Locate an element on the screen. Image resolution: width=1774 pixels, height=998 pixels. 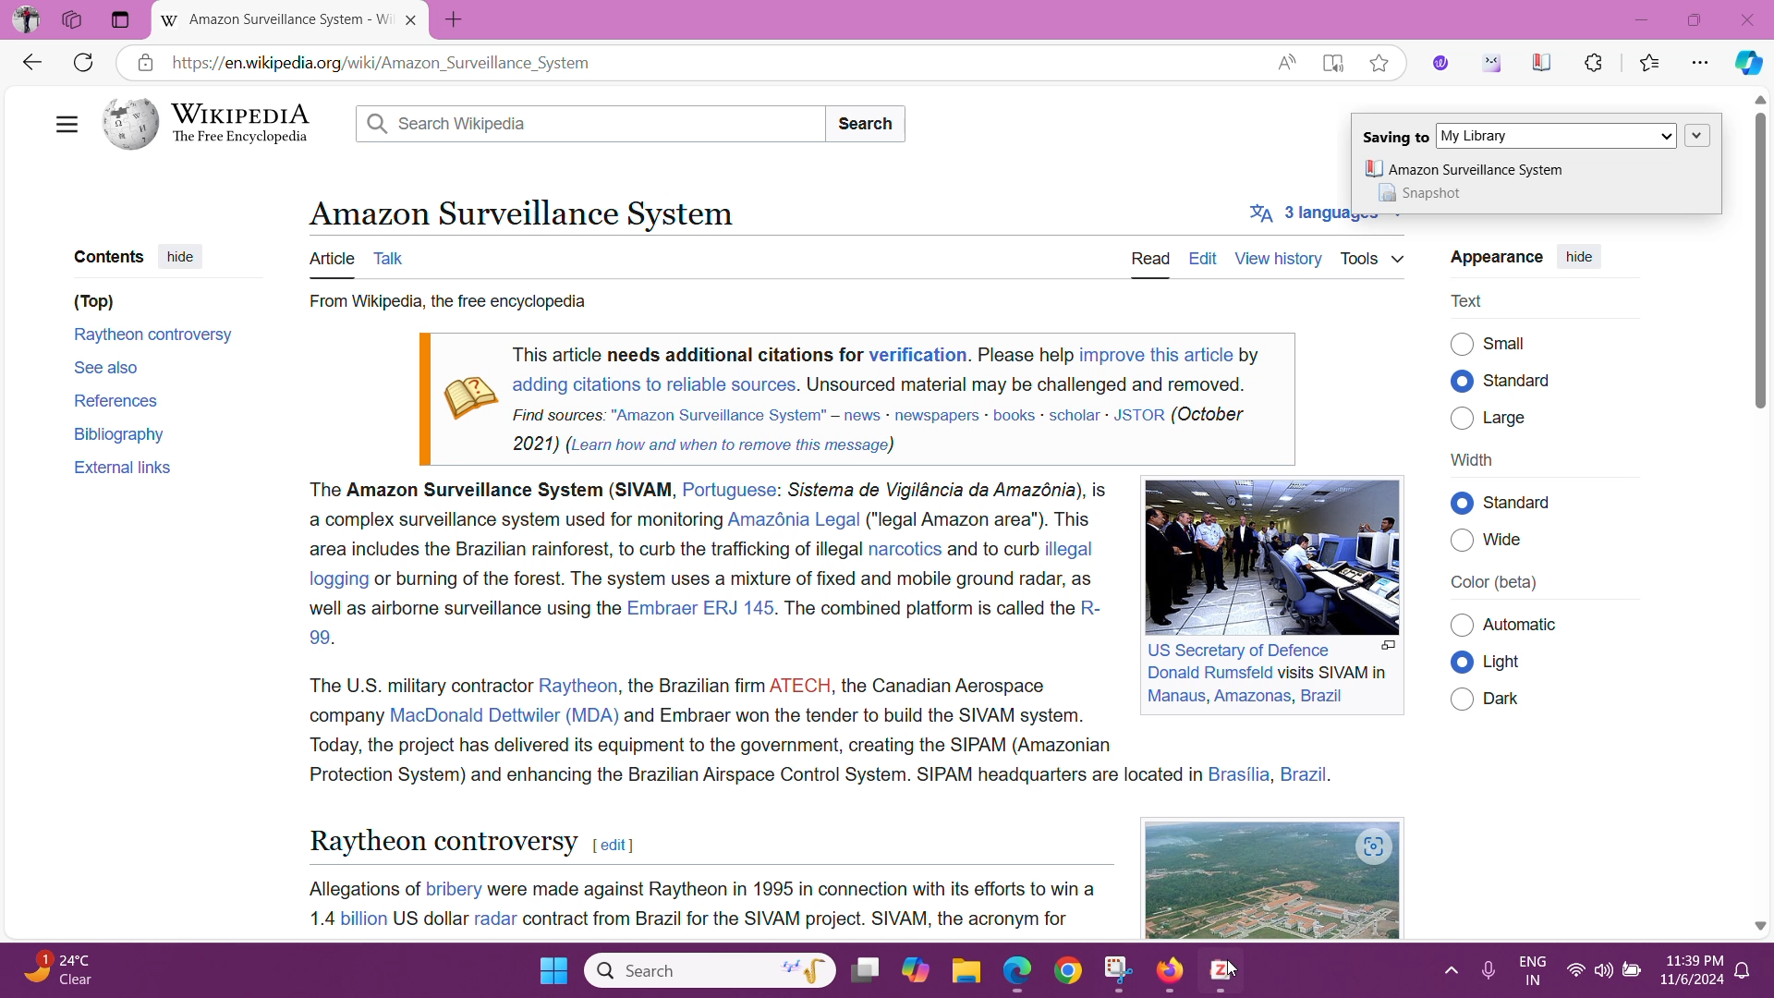
edge is located at coordinates (1016, 973).